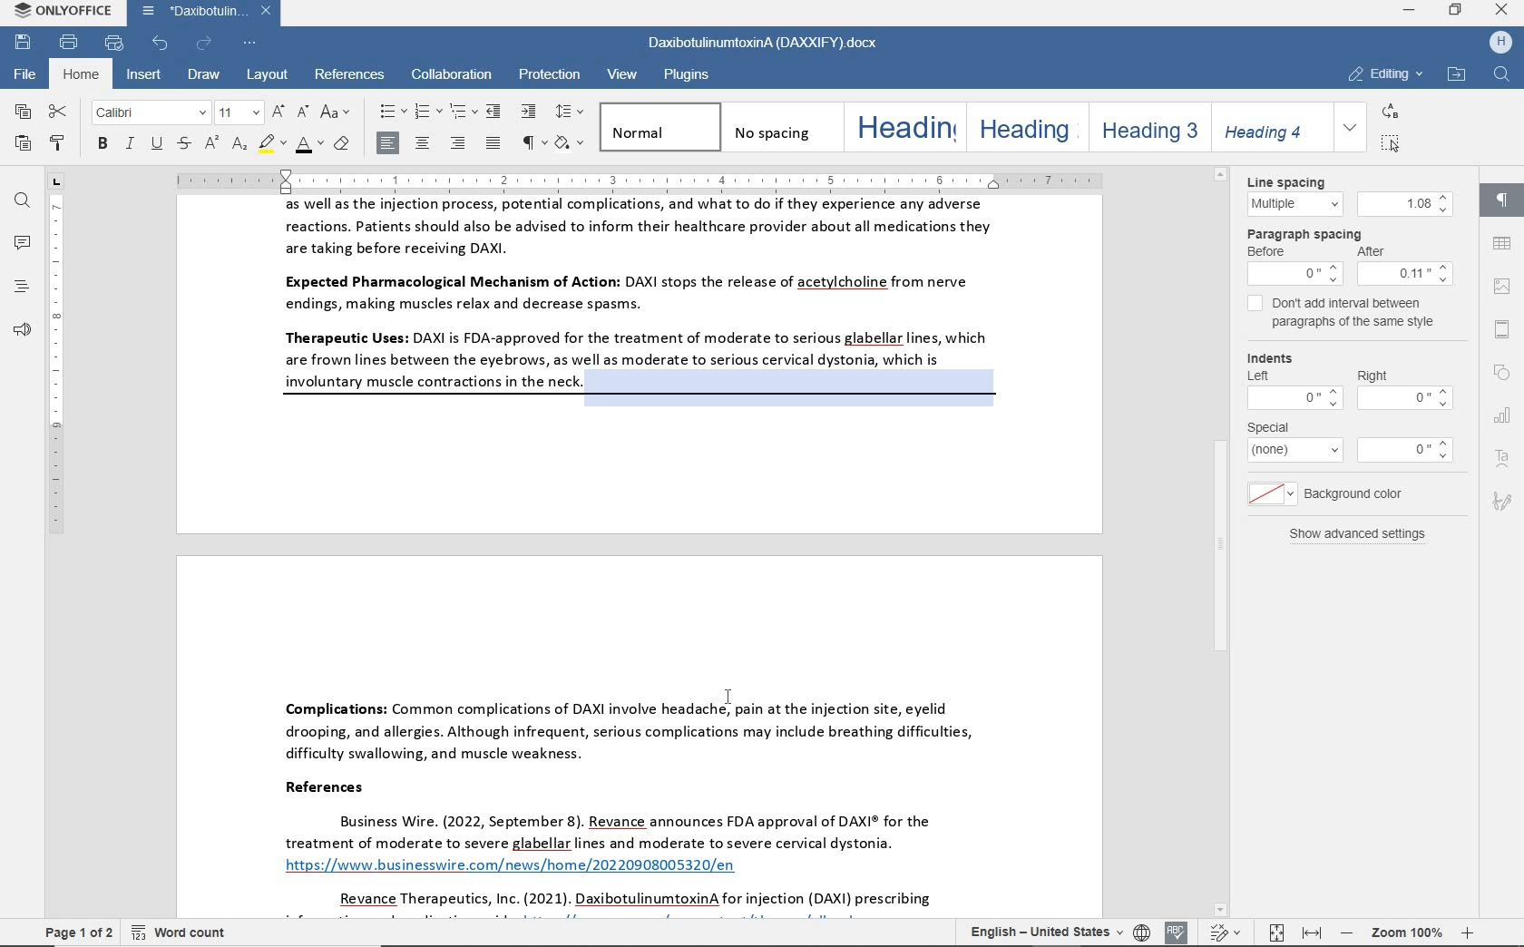  I want to click on italic, so click(130, 145).